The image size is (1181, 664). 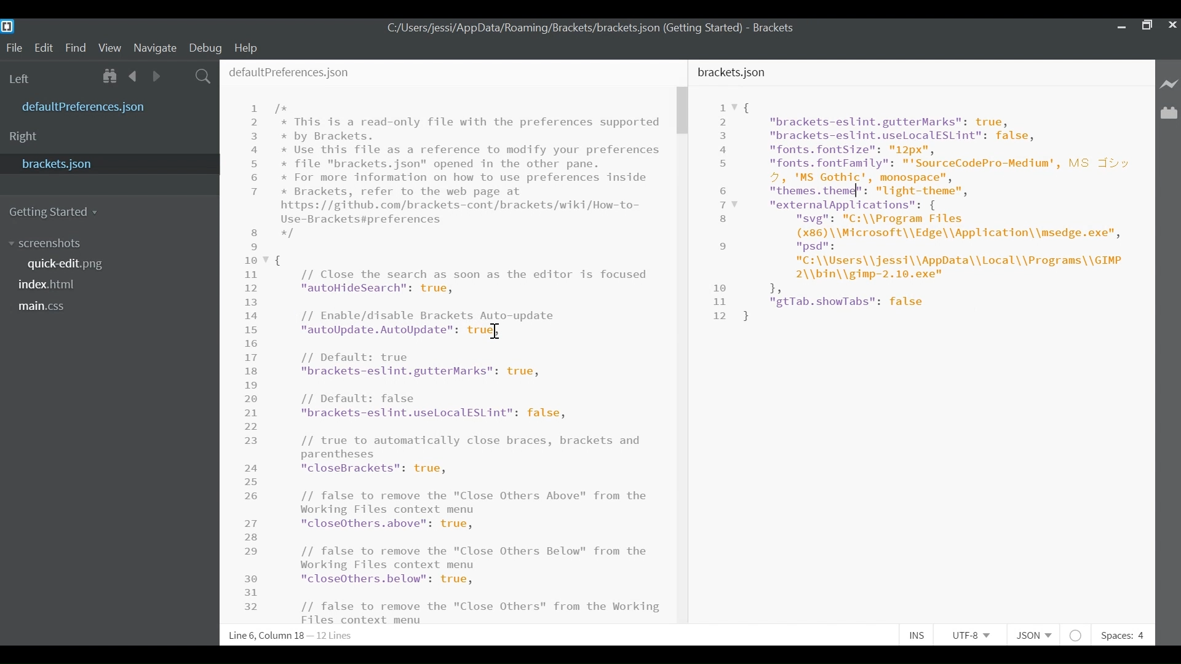 What do you see at coordinates (21, 79) in the screenshot?
I see `Left` at bounding box center [21, 79].